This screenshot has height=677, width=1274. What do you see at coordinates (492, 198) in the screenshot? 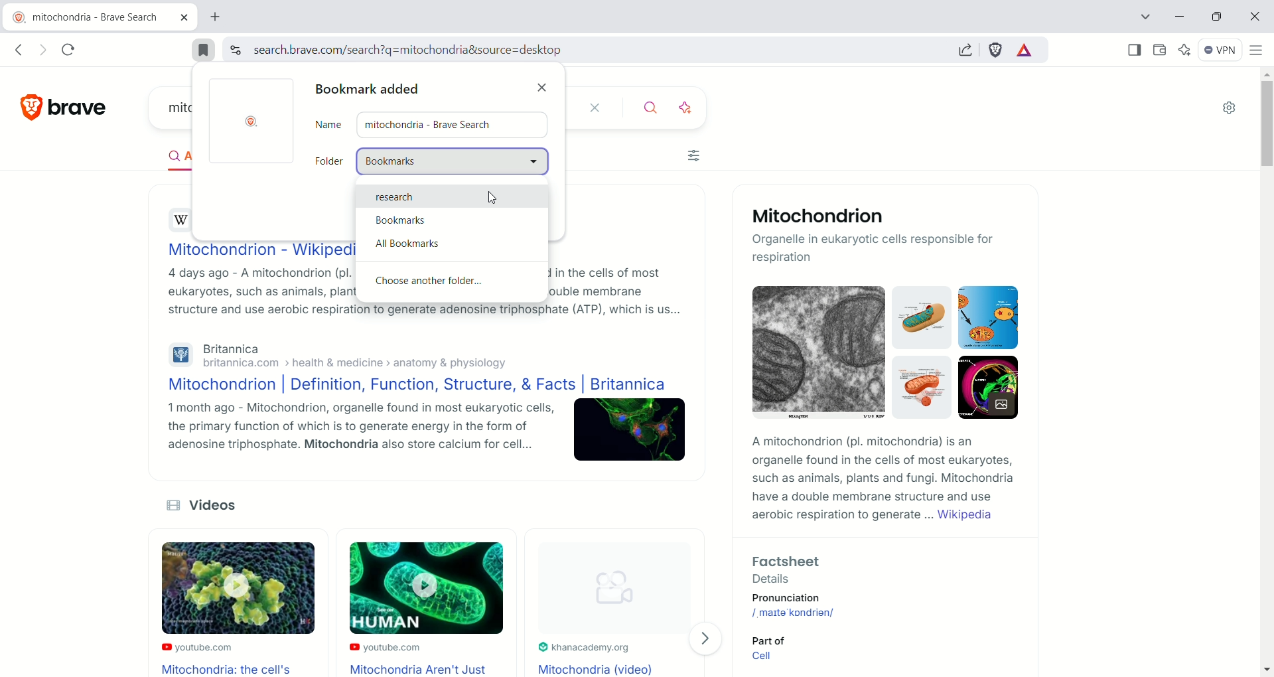
I see `cursor` at bounding box center [492, 198].